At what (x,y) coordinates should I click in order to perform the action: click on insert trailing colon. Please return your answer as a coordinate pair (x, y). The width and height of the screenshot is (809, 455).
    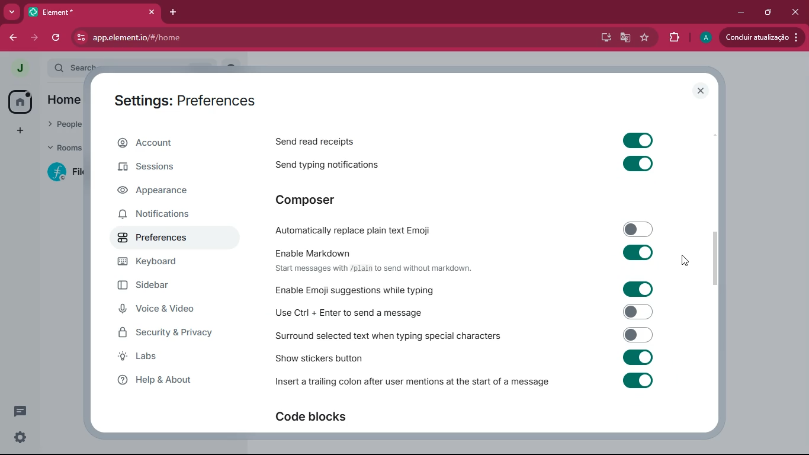
    Looking at the image, I should click on (411, 384).